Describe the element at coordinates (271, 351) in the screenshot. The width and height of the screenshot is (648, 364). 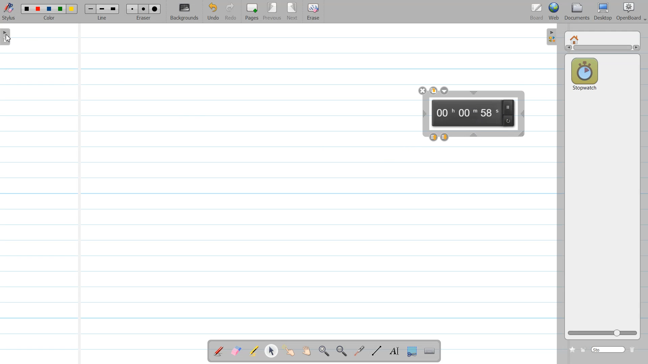
I see `Select and modify object` at that location.